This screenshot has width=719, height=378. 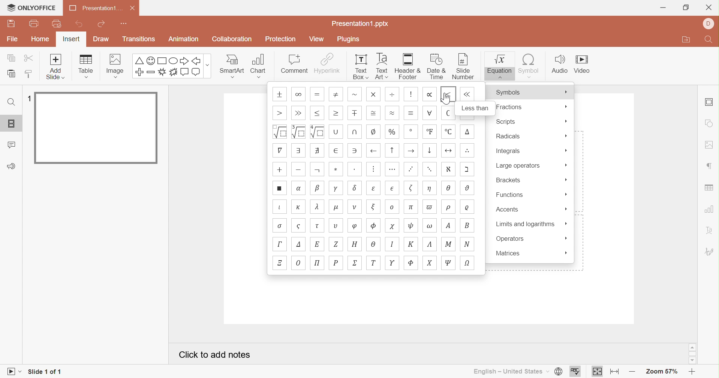 I want to click on Close, so click(x=132, y=9).